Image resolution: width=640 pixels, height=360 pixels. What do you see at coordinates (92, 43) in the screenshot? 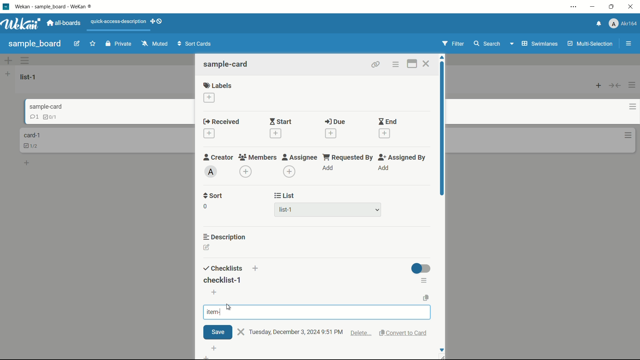
I see `star` at bounding box center [92, 43].